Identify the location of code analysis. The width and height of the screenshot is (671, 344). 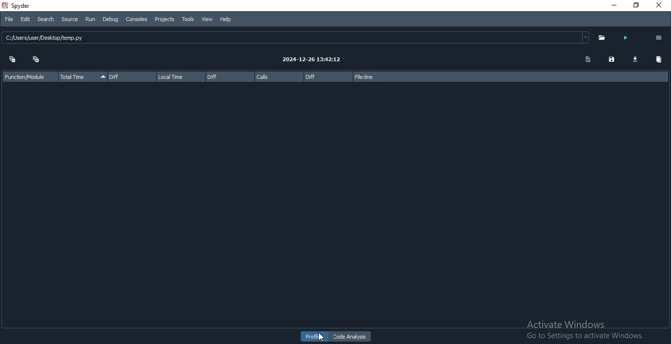
(351, 337).